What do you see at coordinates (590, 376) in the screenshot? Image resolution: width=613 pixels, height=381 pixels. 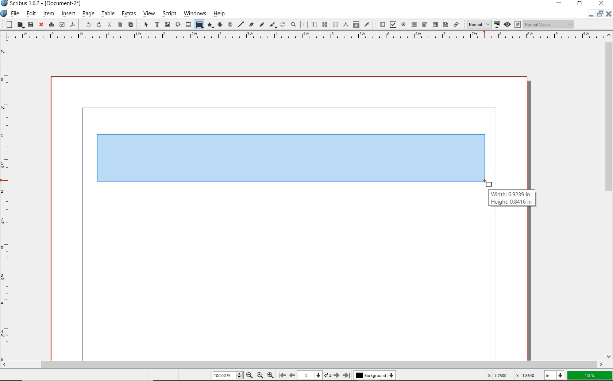 I see `zoom factor` at bounding box center [590, 376].